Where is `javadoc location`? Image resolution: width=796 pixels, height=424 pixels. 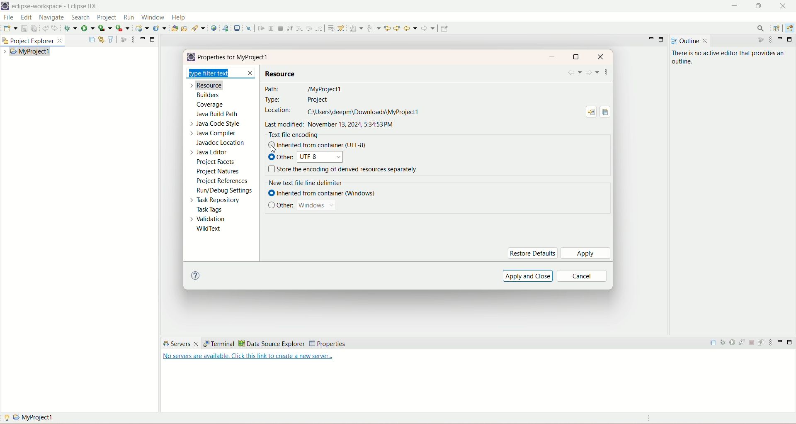 javadoc location is located at coordinates (219, 143).